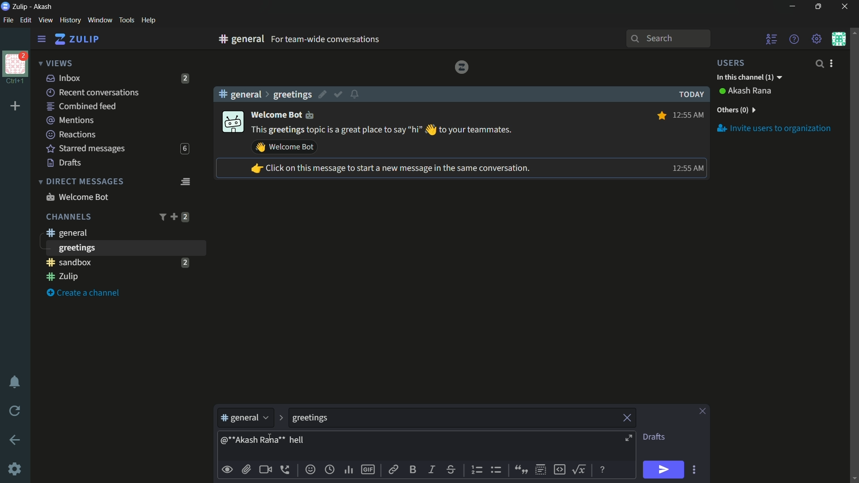  What do you see at coordinates (64, 163) in the screenshot?
I see `drafts` at bounding box center [64, 163].